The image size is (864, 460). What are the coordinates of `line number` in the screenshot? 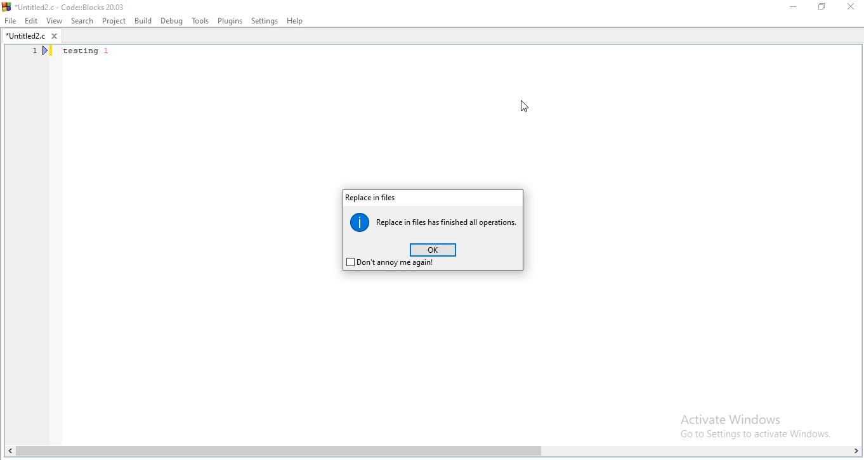 It's located at (41, 53).